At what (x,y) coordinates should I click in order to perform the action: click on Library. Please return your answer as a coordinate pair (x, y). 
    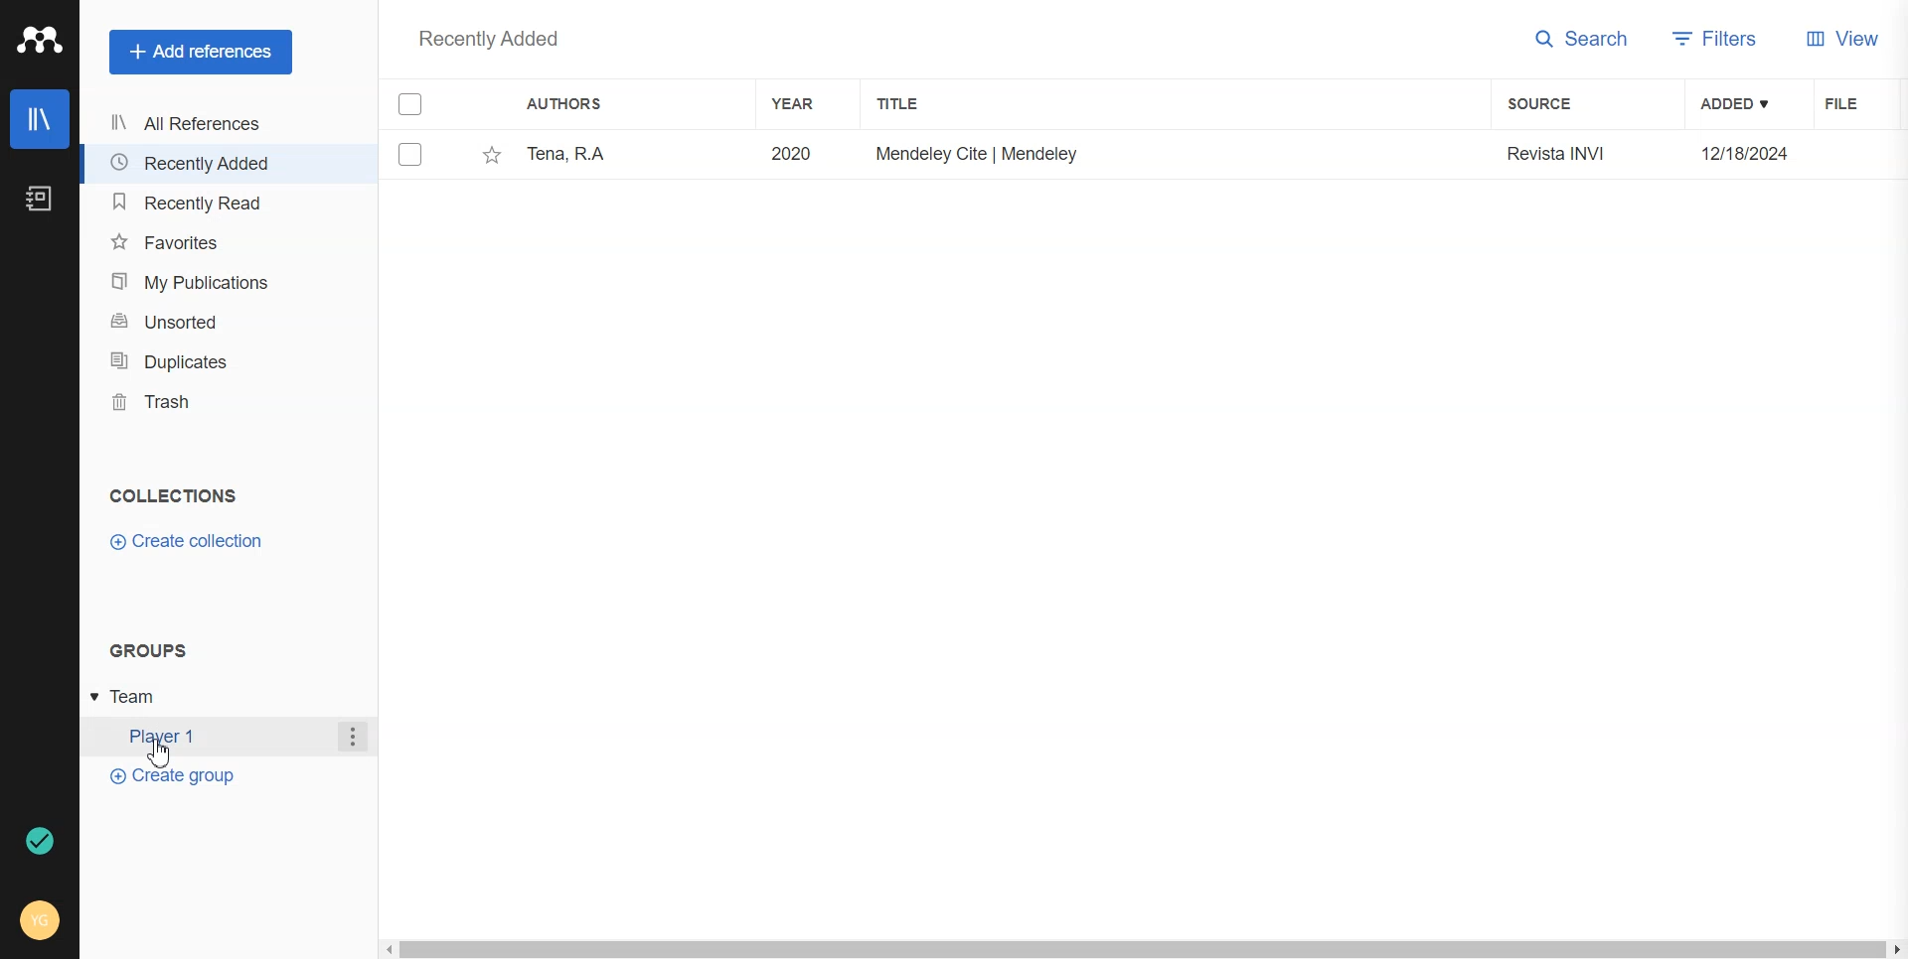
    Looking at the image, I should click on (41, 120).